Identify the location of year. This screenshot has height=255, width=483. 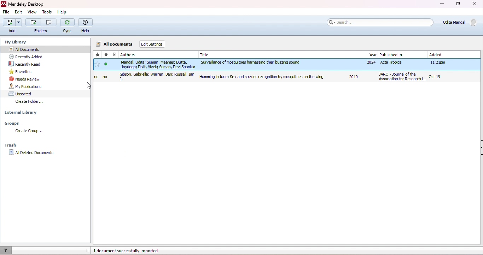
(371, 55).